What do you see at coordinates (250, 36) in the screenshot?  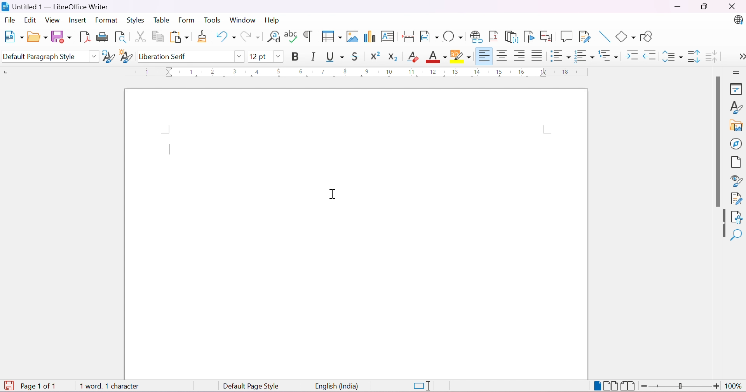 I see `Redo` at bounding box center [250, 36].